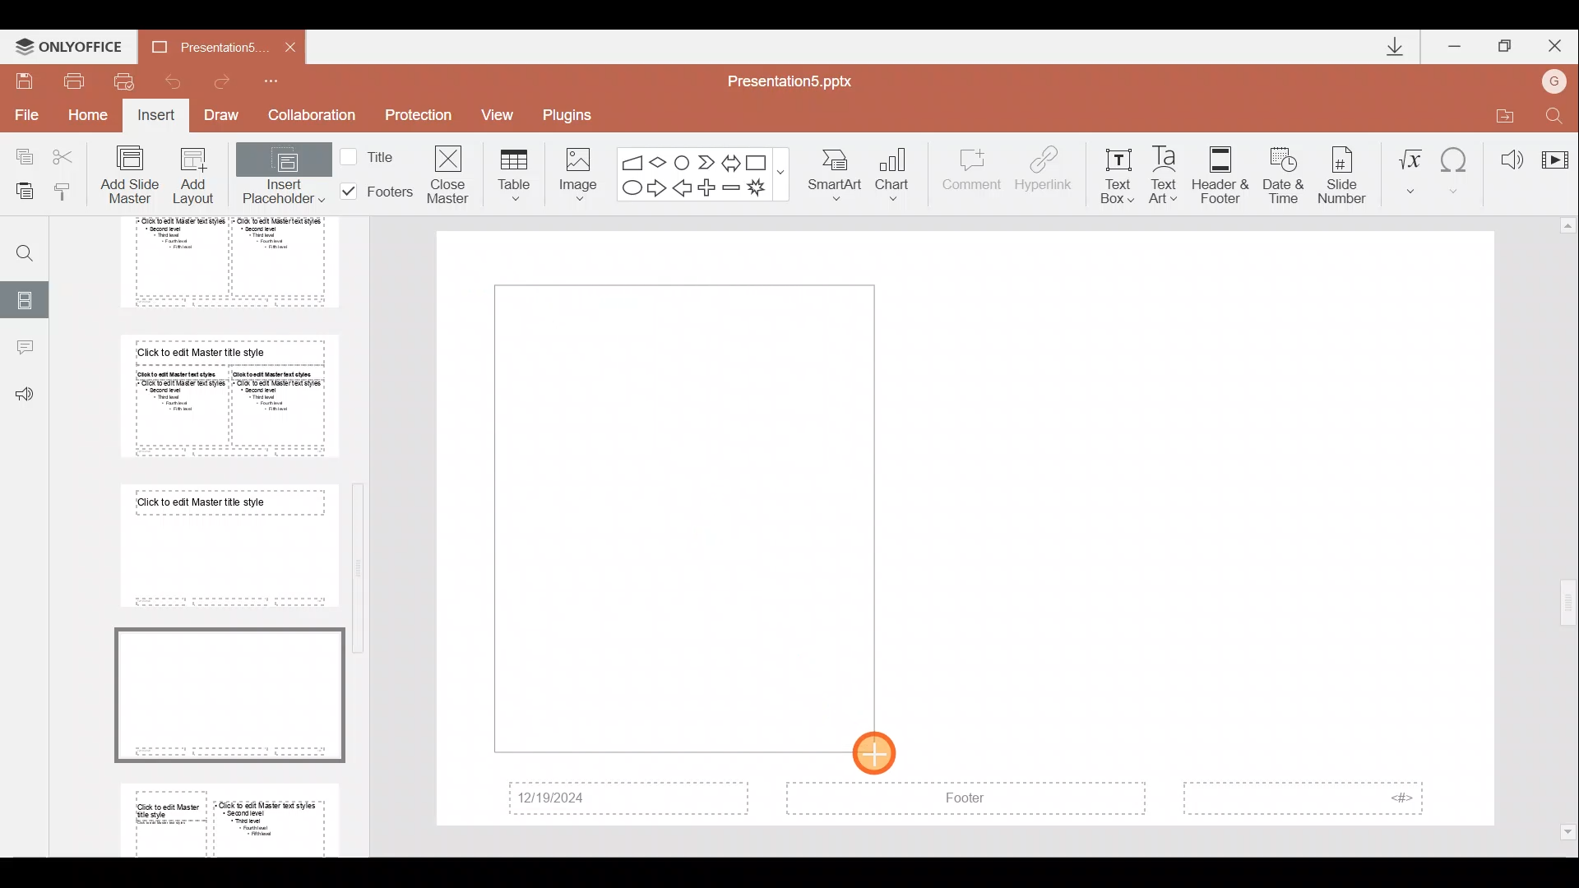 The width and height of the screenshot is (1579, 888). What do you see at coordinates (227, 117) in the screenshot?
I see `Draw` at bounding box center [227, 117].